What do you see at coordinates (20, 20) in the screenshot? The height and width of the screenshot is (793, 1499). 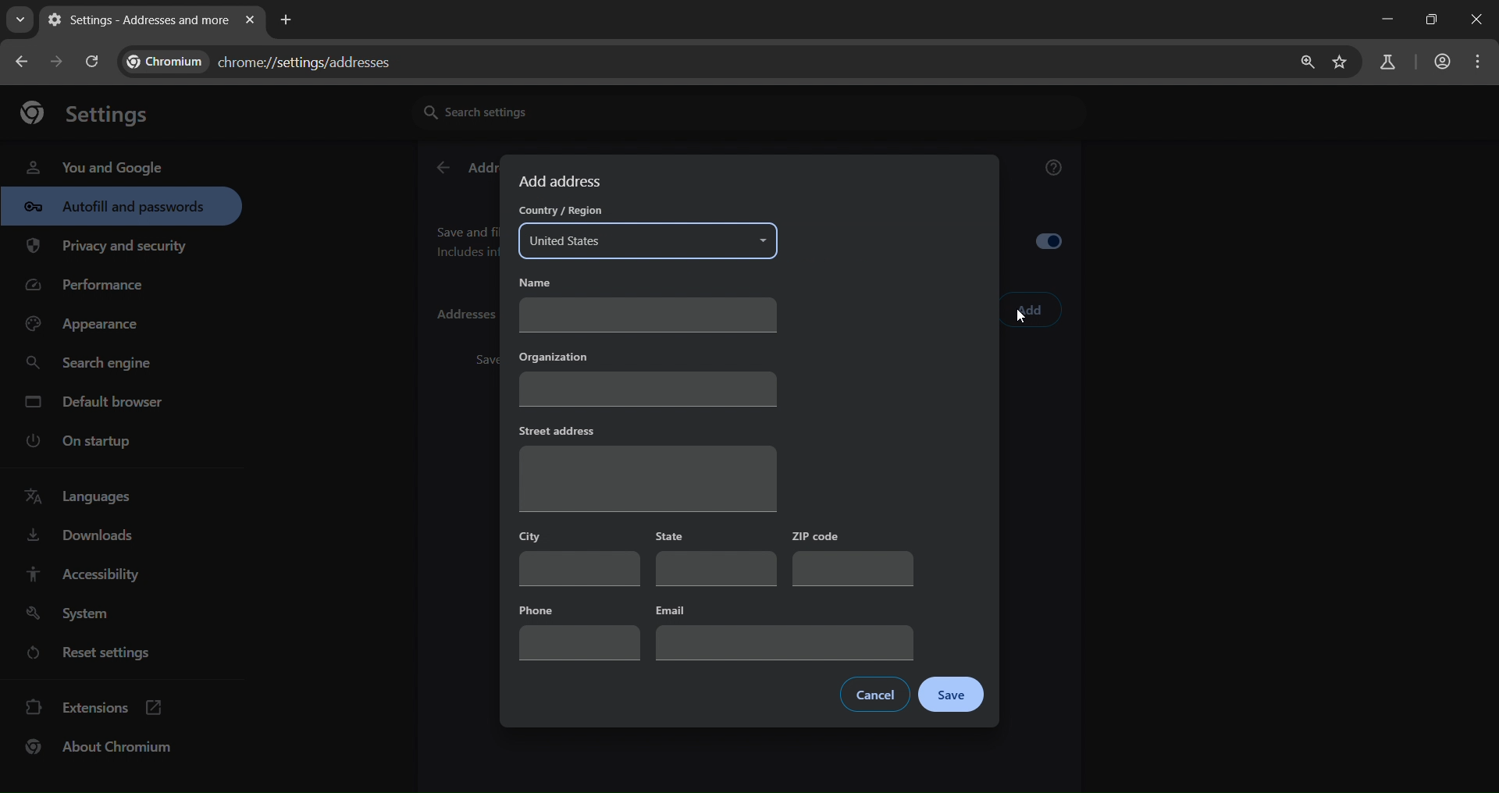 I see `search  tabs` at bounding box center [20, 20].